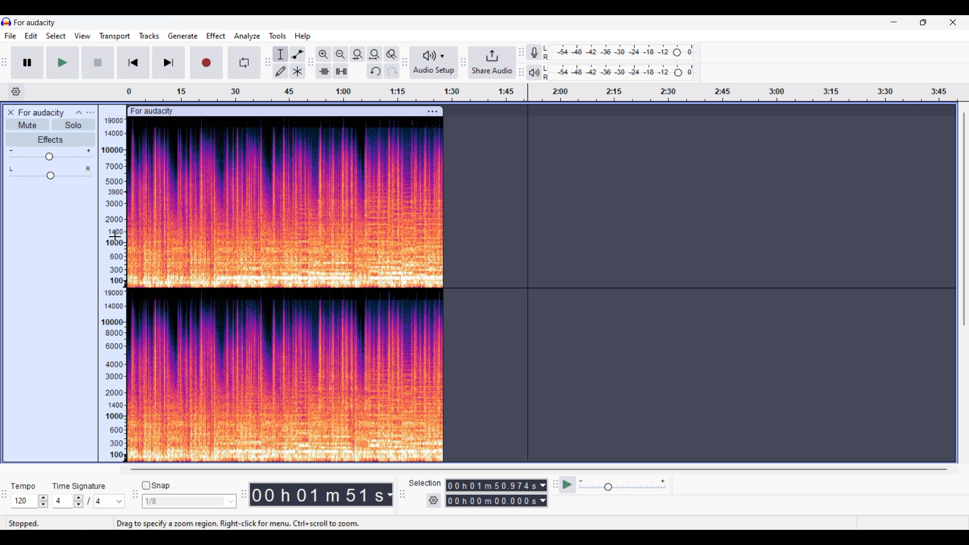 The image size is (969, 545). Describe the element at coordinates (434, 501) in the screenshot. I see `Settings` at that location.